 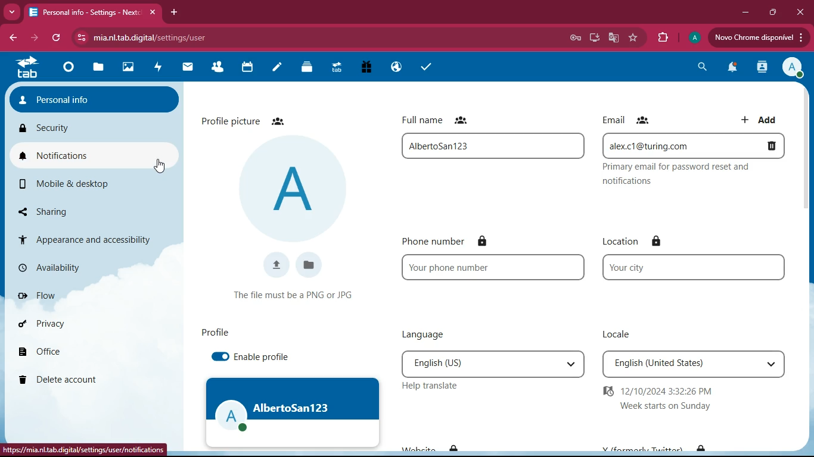 I want to click on phone, so click(x=496, y=267).